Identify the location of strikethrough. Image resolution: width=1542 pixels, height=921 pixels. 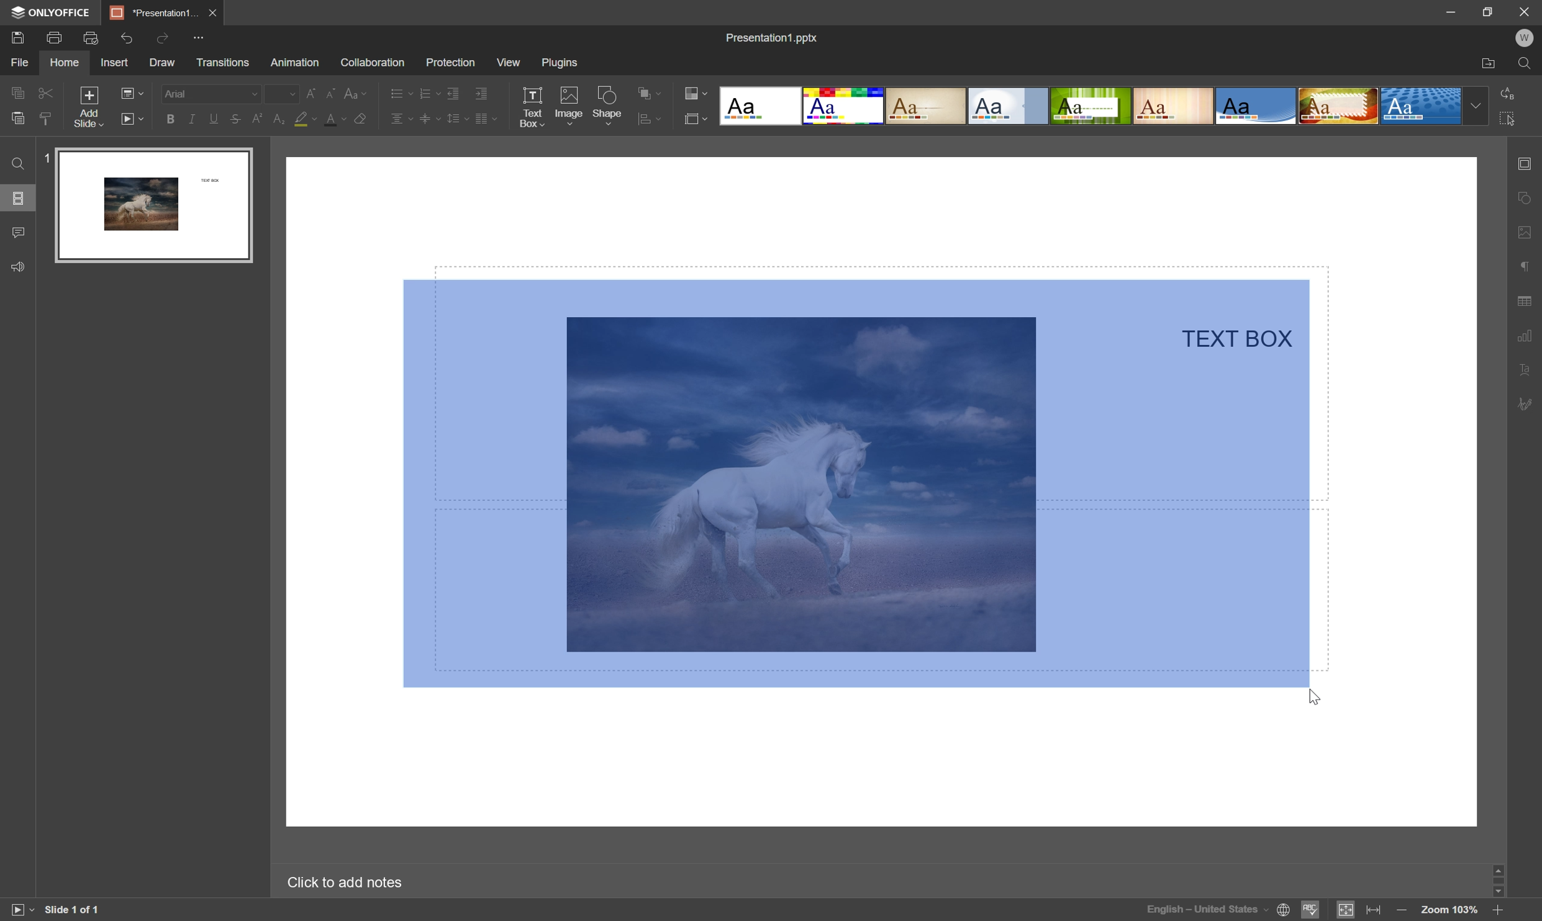
(236, 119).